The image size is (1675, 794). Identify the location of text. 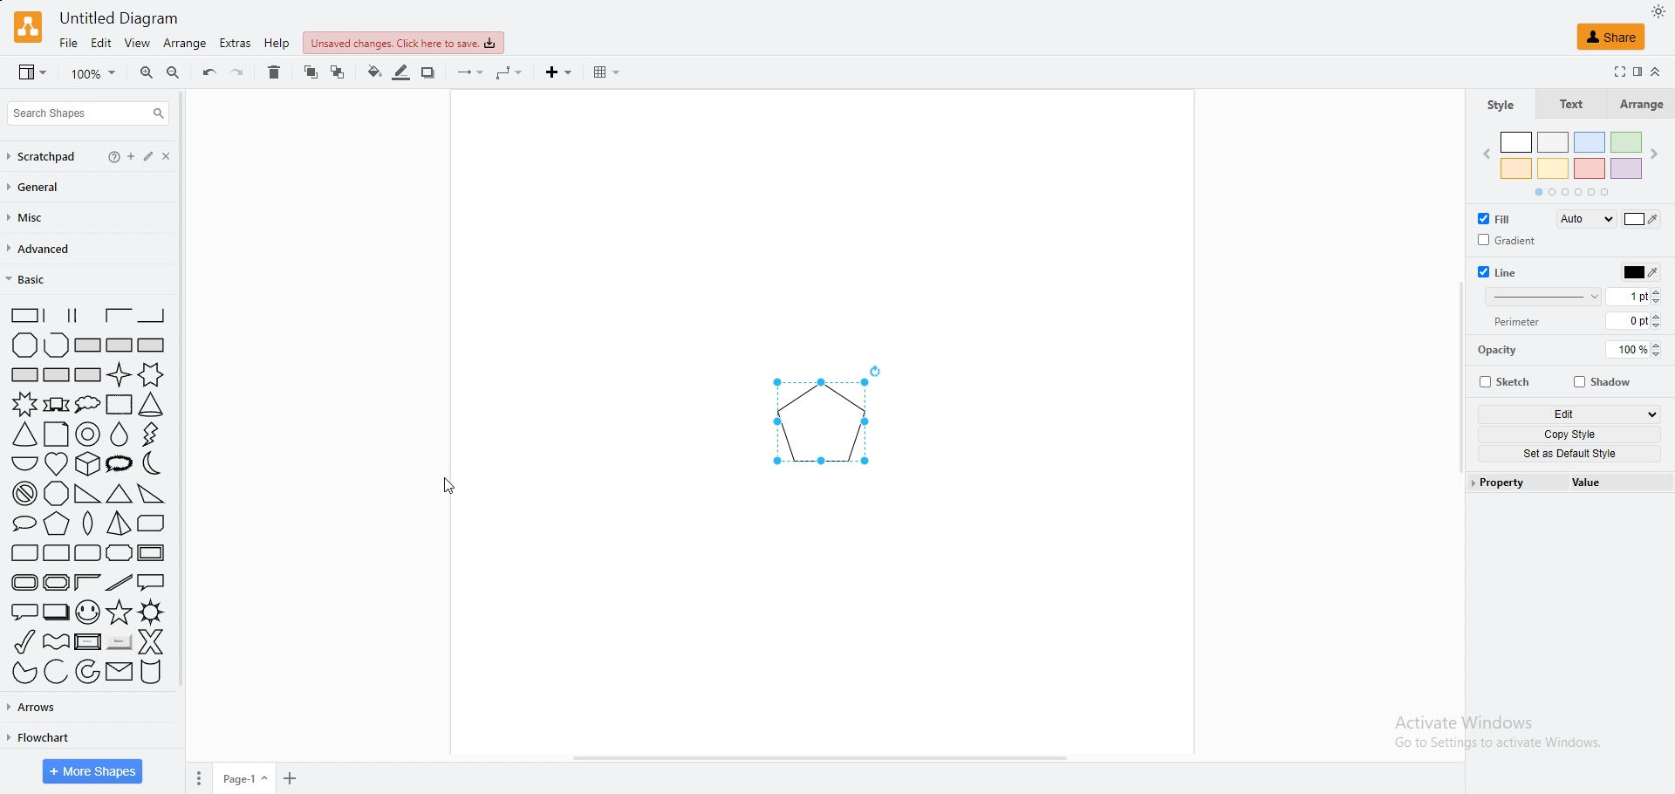
(1569, 105).